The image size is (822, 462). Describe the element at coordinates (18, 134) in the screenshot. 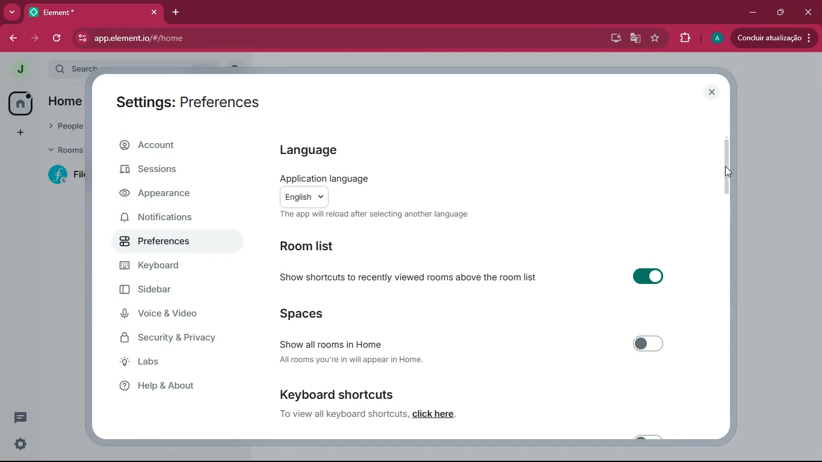

I see `add` at that location.